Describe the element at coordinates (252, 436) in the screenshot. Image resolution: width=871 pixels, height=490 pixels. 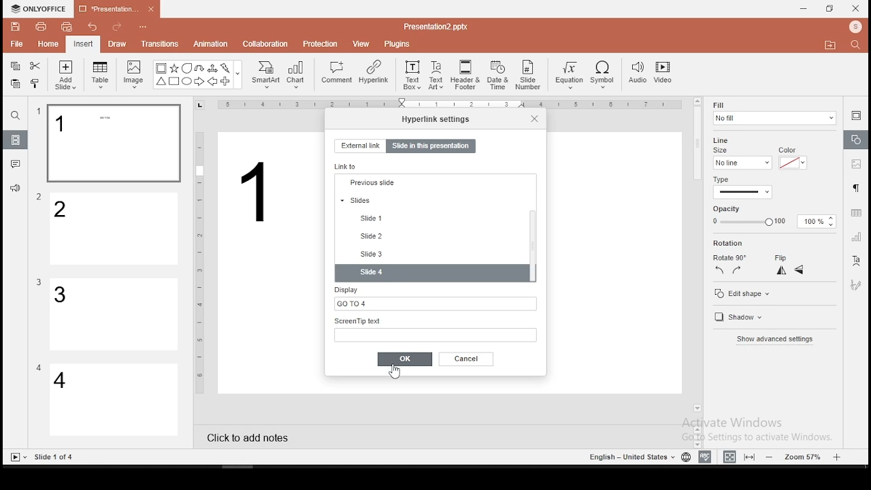
I see `click to add notes` at that location.